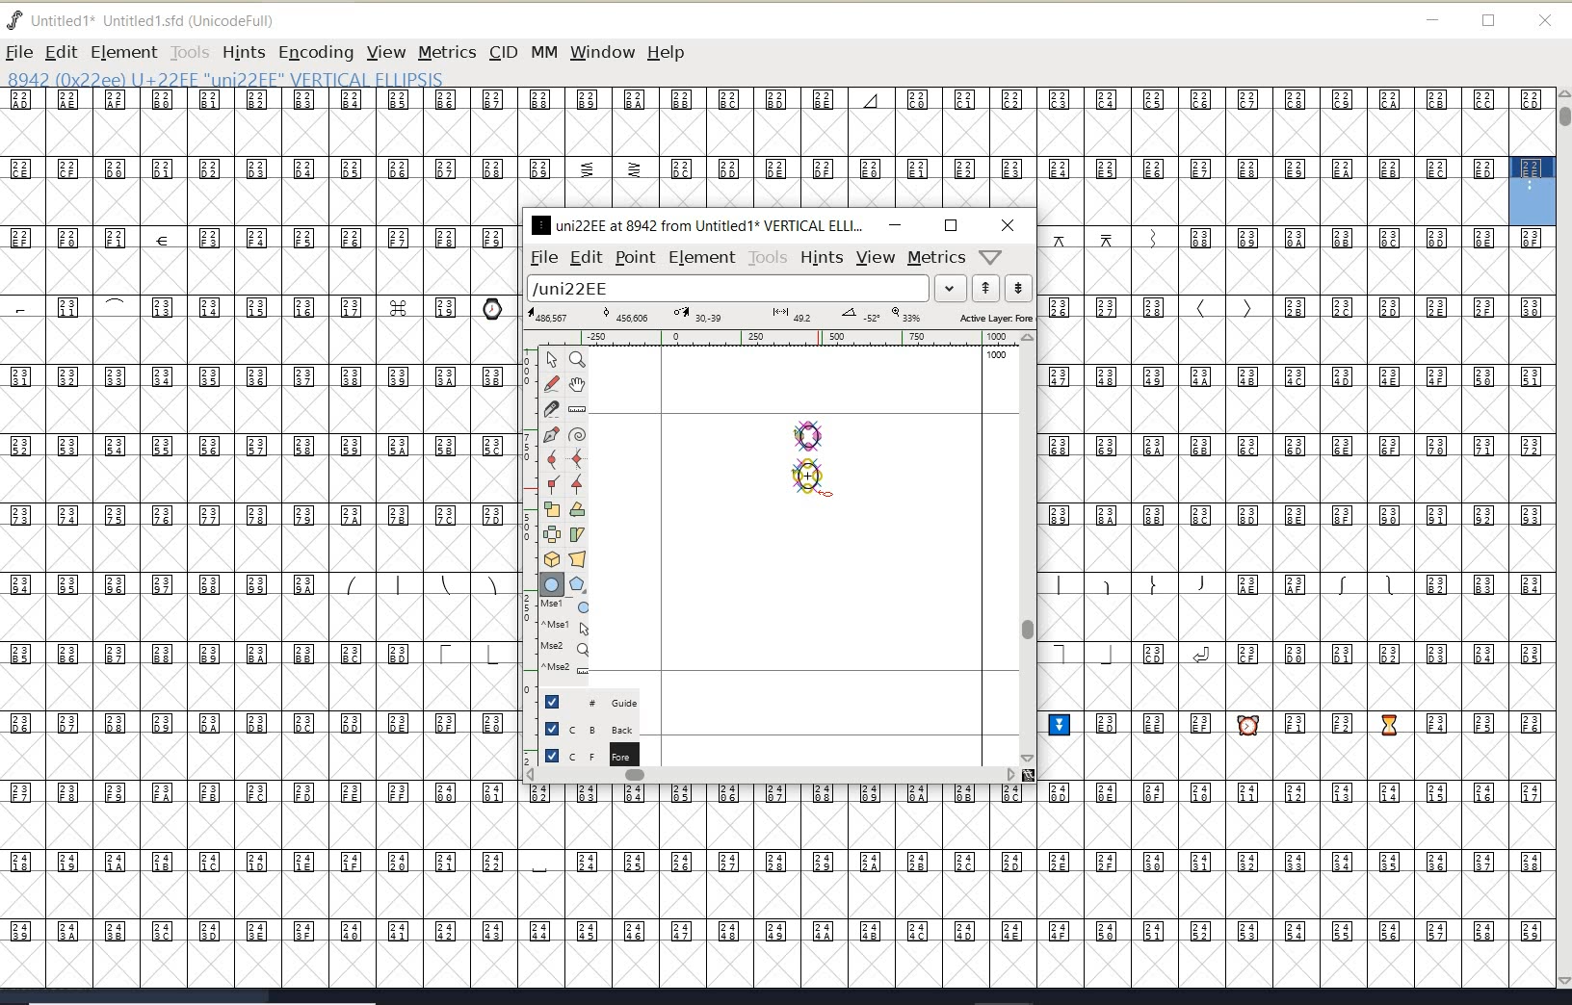 The height and width of the screenshot is (1005, 1572). What do you see at coordinates (567, 637) in the screenshot?
I see `cursor events on the open new outline window` at bounding box center [567, 637].